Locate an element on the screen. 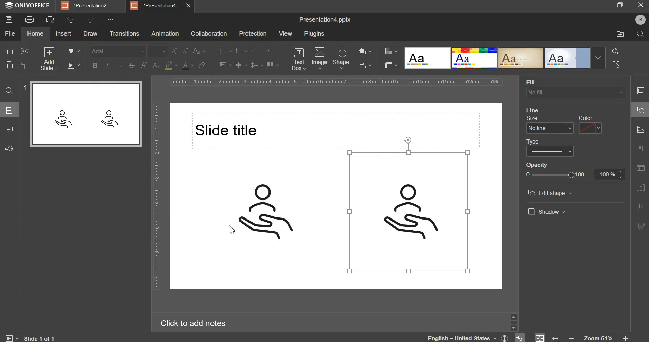 The width and height of the screenshot is (649, 342). plugins is located at coordinates (314, 33).